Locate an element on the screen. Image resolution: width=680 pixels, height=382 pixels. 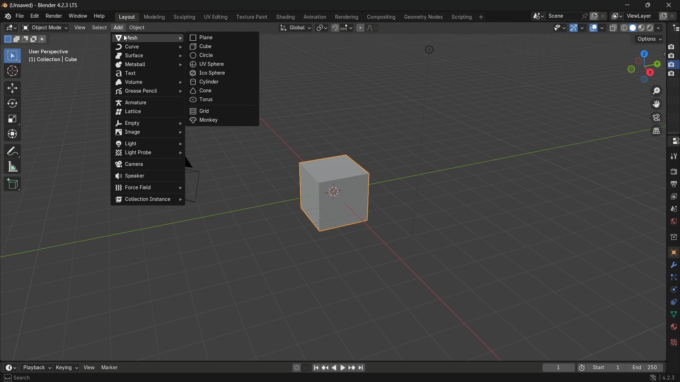
tools is located at coordinates (673, 155).